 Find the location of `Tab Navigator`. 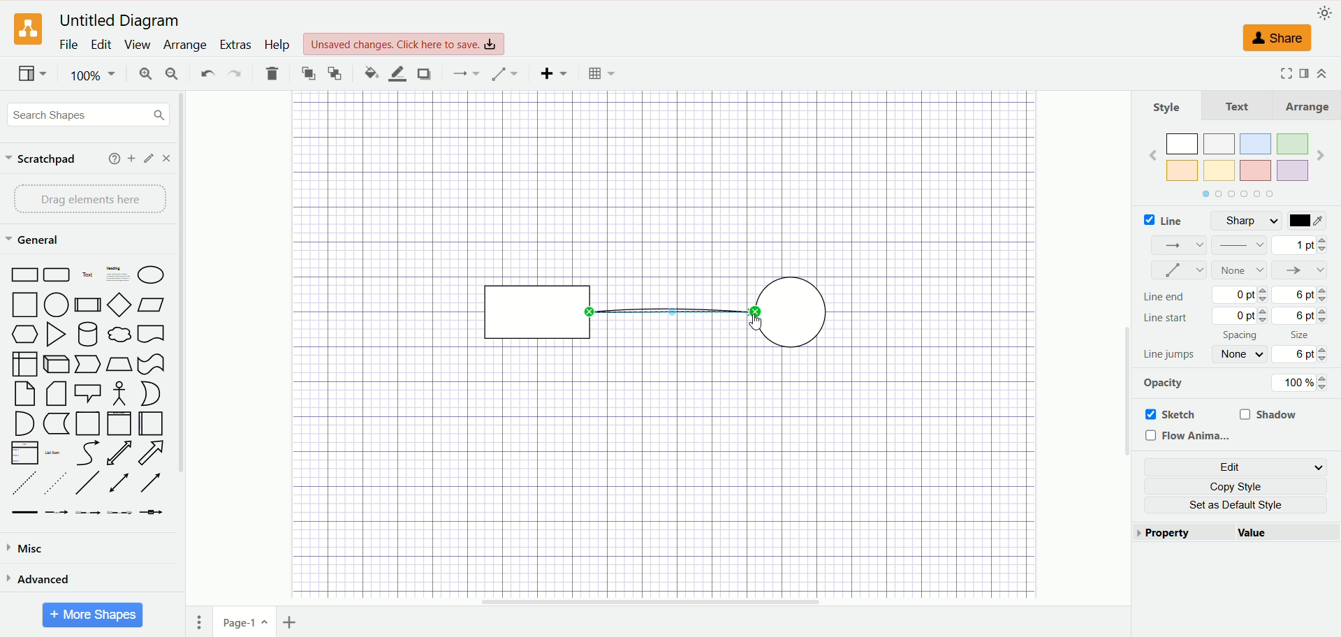

Tab Navigator is located at coordinates (1242, 195).